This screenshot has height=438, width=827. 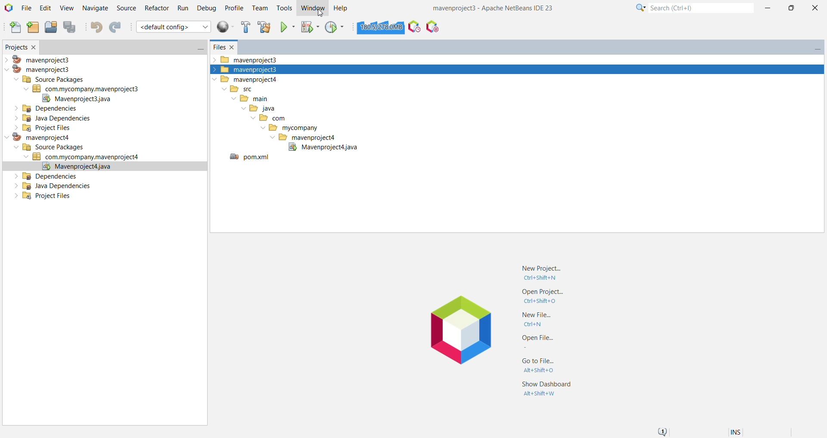 What do you see at coordinates (155, 9) in the screenshot?
I see `Refactor` at bounding box center [155, 9].